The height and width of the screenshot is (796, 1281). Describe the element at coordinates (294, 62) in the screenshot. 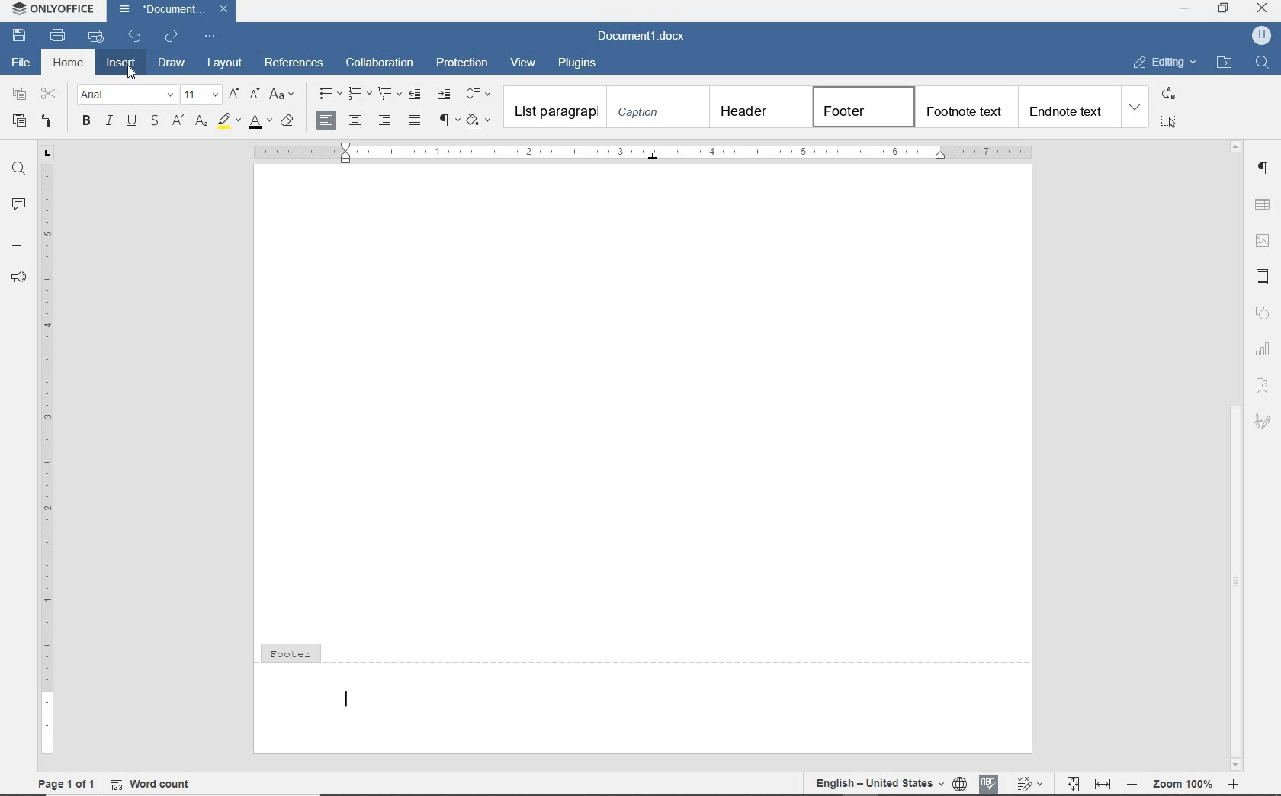

I see `references` at that location.